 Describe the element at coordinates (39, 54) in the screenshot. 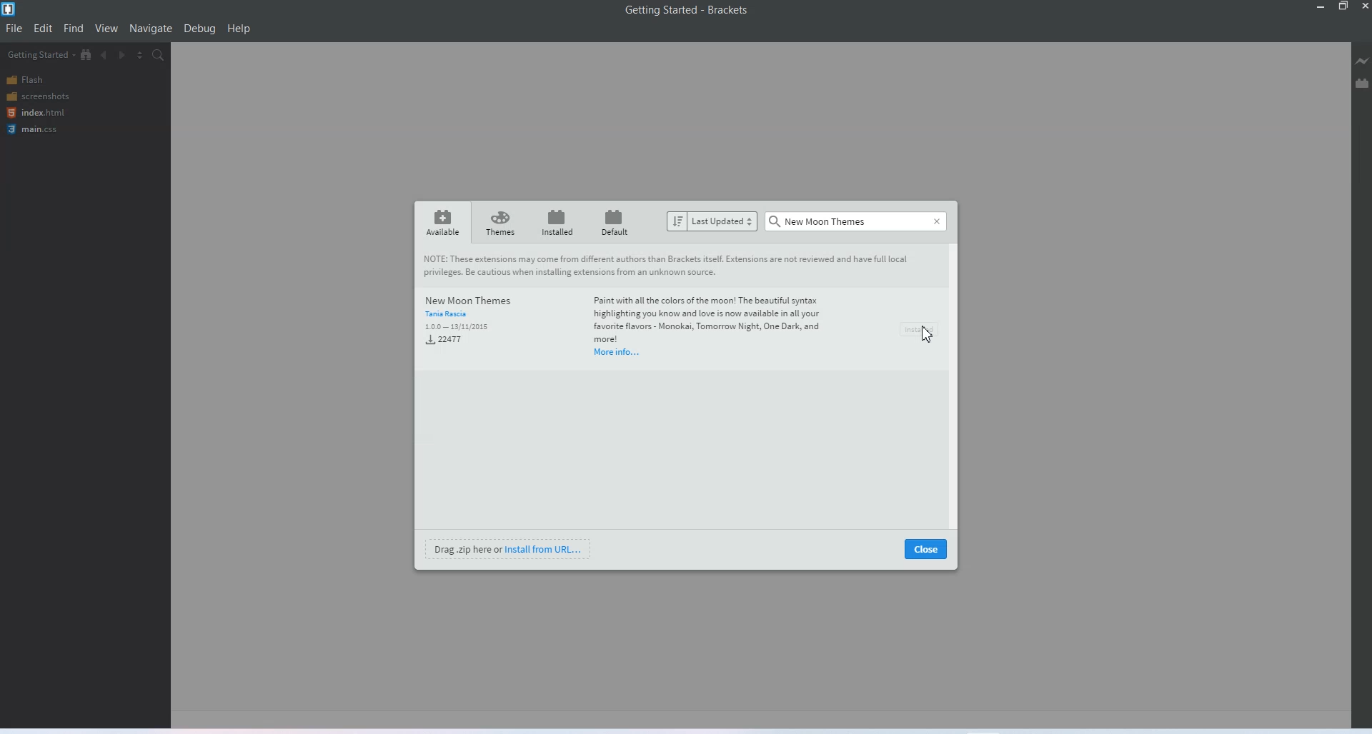

I see `Getting started` at that location.